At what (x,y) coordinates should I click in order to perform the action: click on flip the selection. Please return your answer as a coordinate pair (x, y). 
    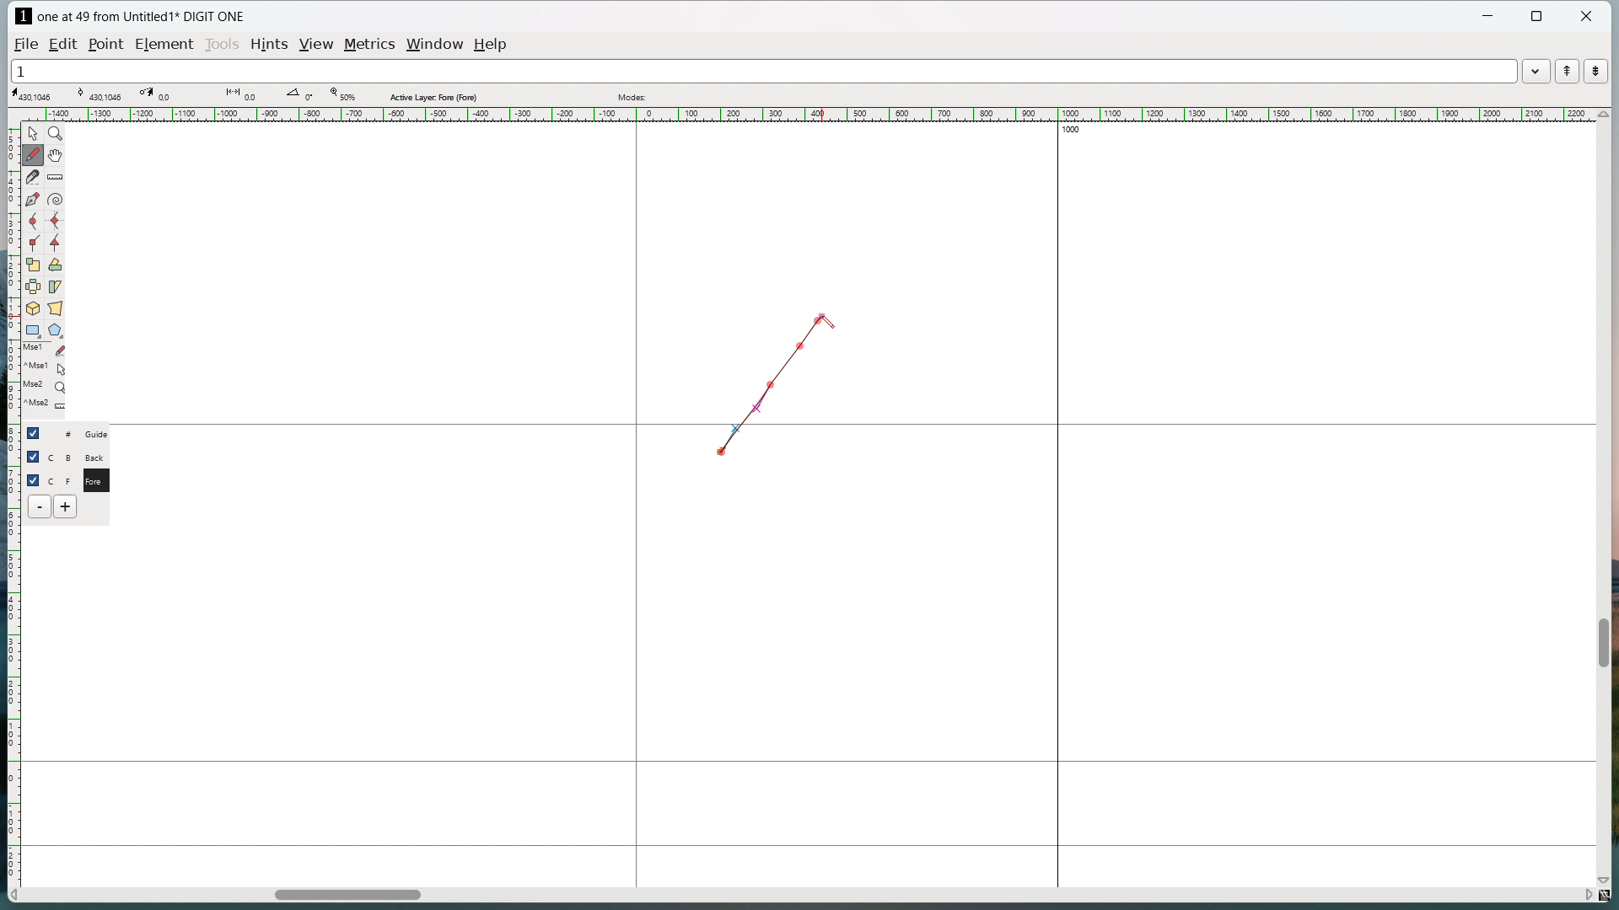
    Looking at the image, I should click on (34, 286).